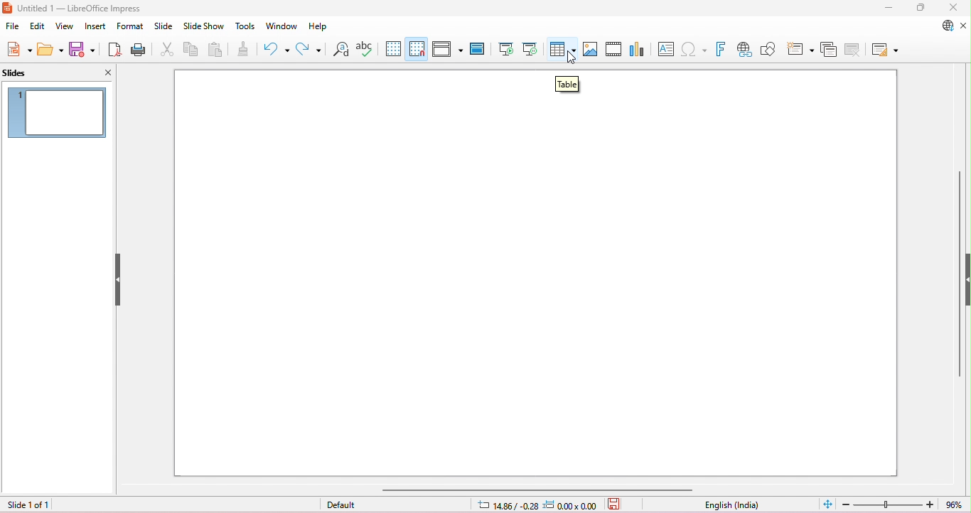  Describe the element at coordinates (66, 26) in the screenshot. I see `view` at that location.